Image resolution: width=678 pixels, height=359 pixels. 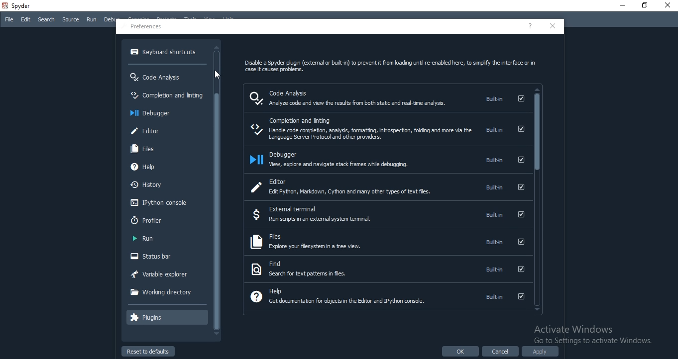 What do you see at coordinates (166, 95) in the screenshot?
I see `Completion and linting` at bounding box center [166, 95].